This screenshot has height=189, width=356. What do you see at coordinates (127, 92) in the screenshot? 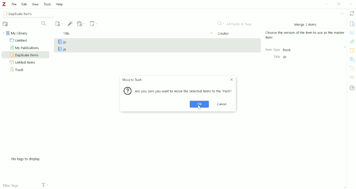
I see `Question Icon` at bounding box center [127, 92].